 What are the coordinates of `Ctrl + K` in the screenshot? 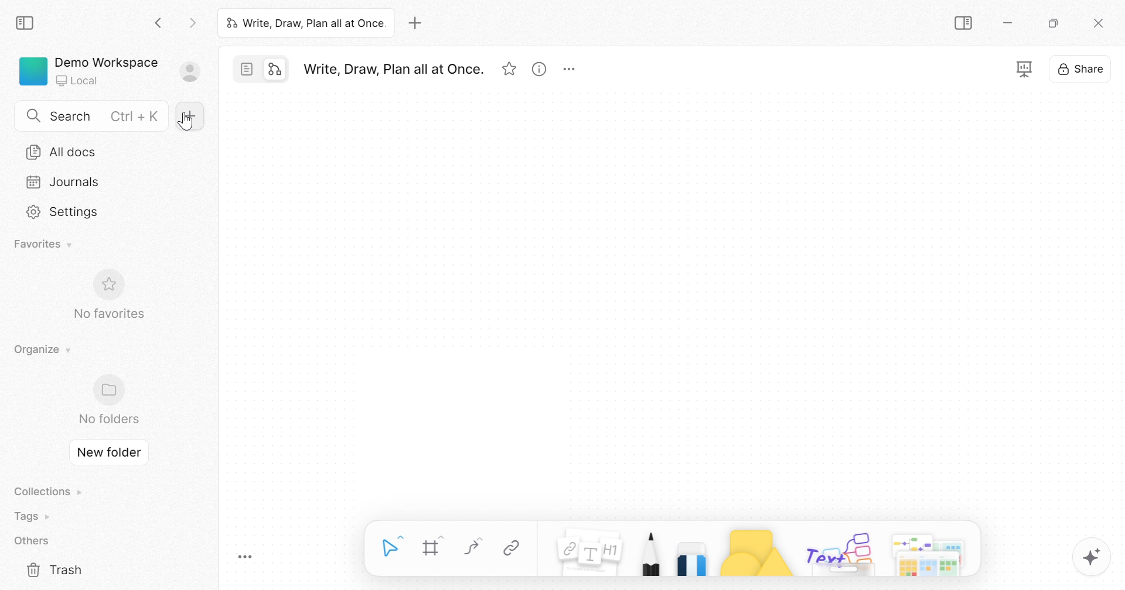 It's located at (136, 116).